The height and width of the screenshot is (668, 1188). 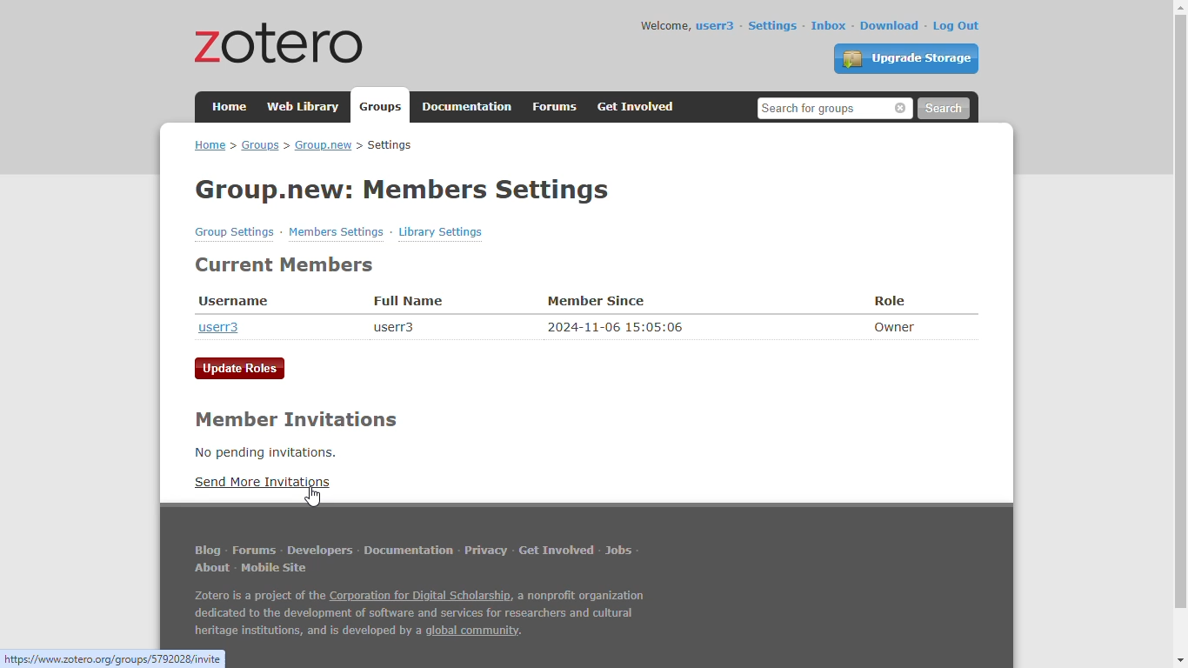 What do you see at coordinates (410, 551) in the screenshot?
I see `documentation` at bounding box center [410, 551].